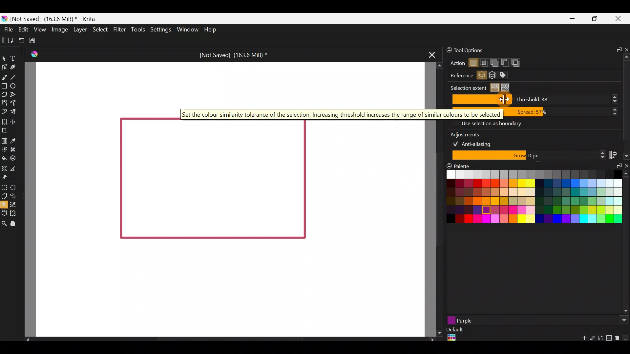  What do you see at coordinates (493, 76) in the screenshot?
I see `Select regions from the merging of layers` at bounding box center [493, 76].